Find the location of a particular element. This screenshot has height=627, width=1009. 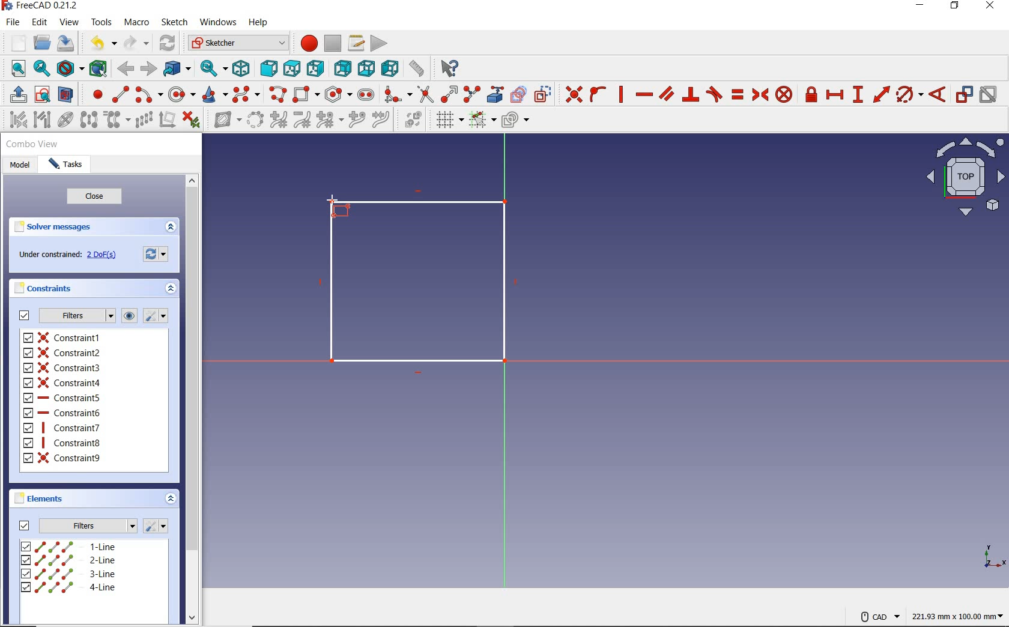

2-line is located at coordinates (92, 560).